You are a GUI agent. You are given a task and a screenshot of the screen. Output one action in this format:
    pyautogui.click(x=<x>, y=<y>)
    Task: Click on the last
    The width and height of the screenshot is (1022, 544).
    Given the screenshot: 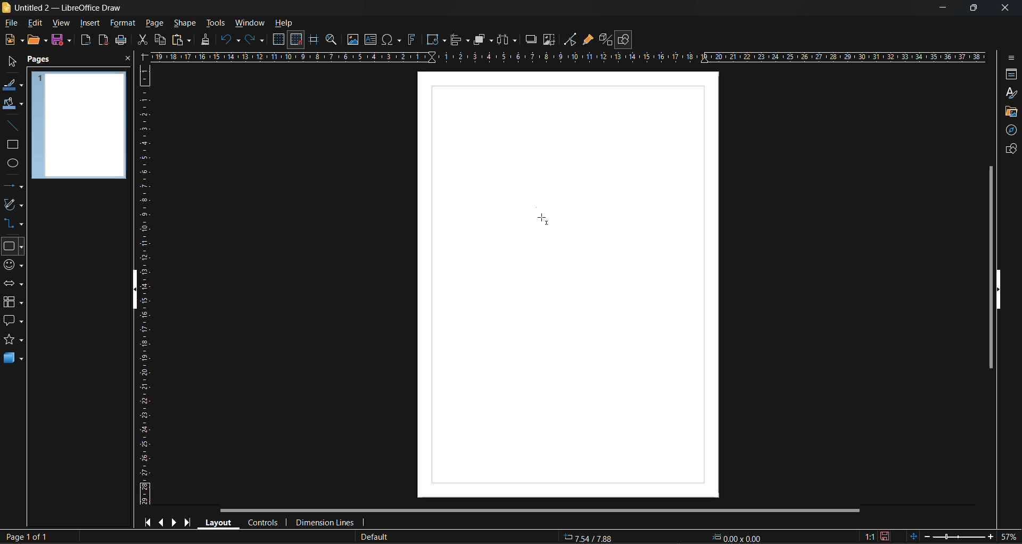 What is the action you would take?
    pyautogui.click(x=188, y=521)
    